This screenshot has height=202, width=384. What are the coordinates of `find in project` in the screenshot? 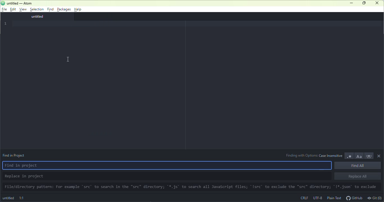 It's located at (17, 156).